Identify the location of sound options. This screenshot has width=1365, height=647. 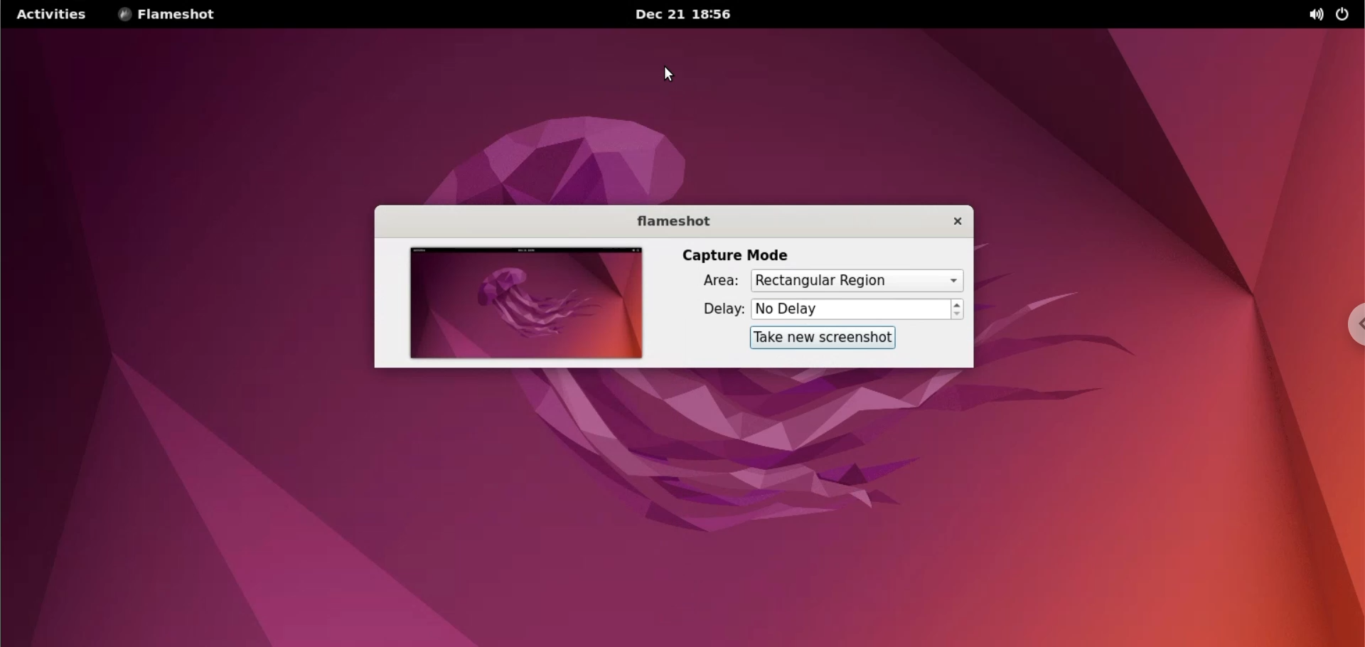
(1315, 14).